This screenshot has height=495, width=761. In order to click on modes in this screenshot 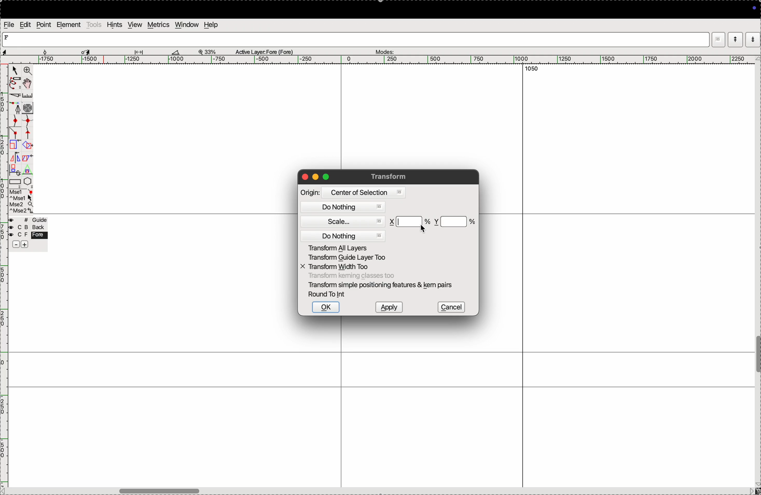, I will do `click(384, 50)`.